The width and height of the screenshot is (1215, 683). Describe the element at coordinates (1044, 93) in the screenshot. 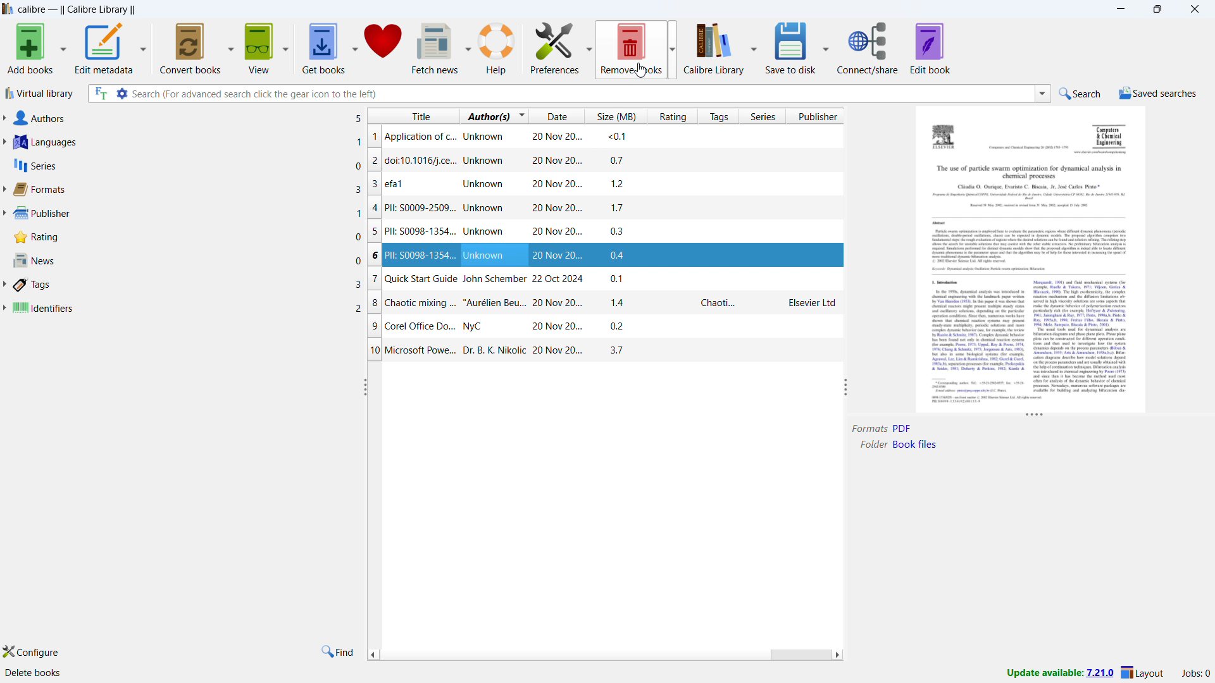

I see `search history` at that location.